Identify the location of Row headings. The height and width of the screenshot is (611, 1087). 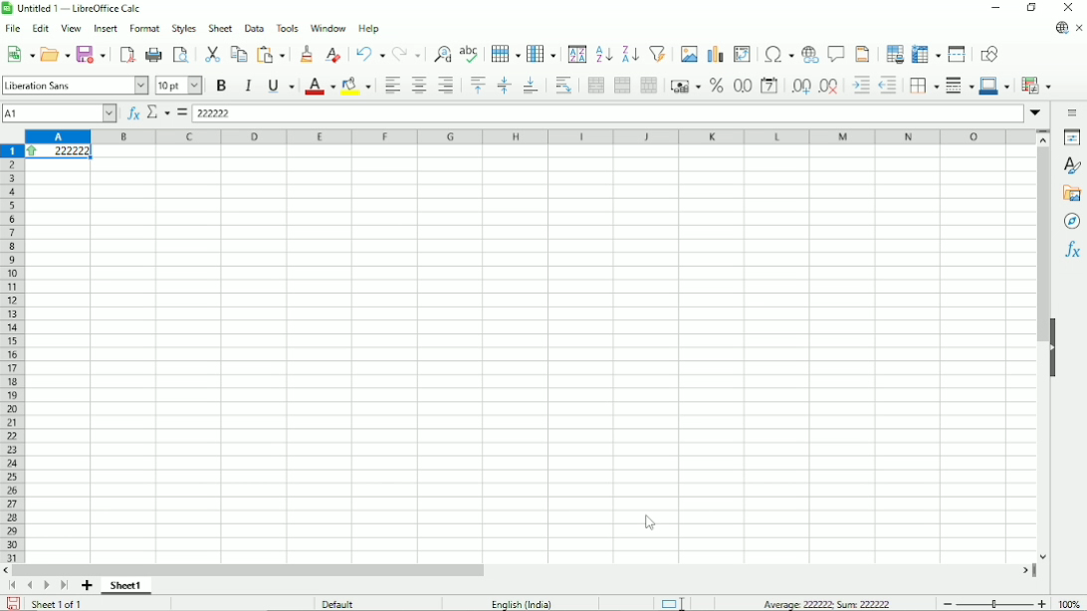
(12, 353).